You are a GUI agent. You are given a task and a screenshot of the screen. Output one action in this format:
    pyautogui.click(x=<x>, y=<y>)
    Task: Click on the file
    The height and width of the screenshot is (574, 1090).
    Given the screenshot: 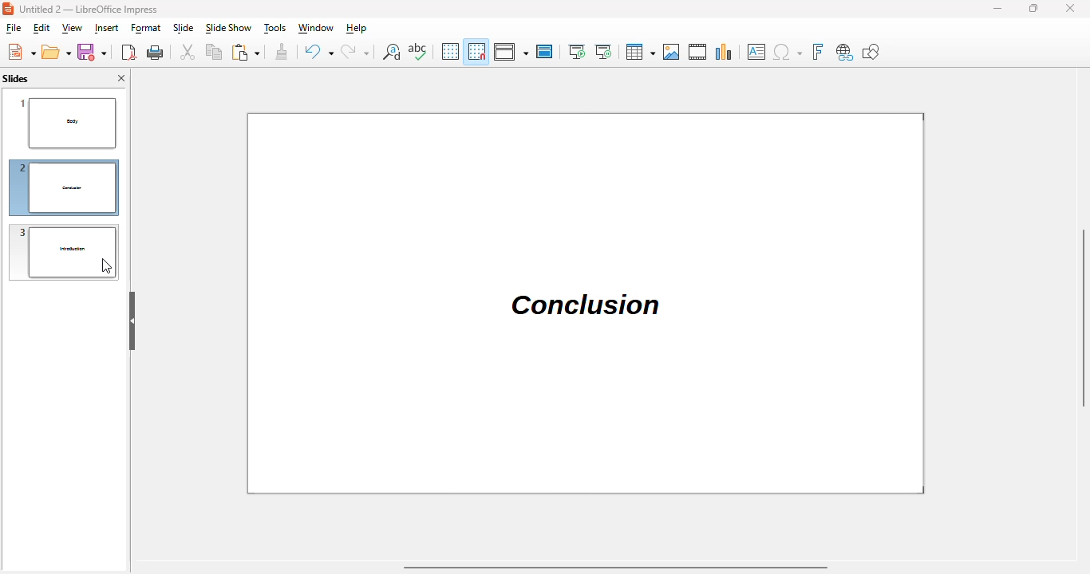 What is the action you would take?
    pyautogui.click(x=14, y=28)
    